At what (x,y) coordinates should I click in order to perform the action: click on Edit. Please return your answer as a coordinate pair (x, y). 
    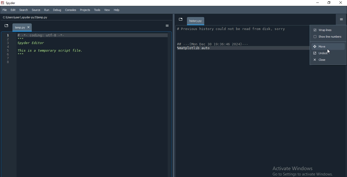
    Looking at the image, I should click on (13, 10).